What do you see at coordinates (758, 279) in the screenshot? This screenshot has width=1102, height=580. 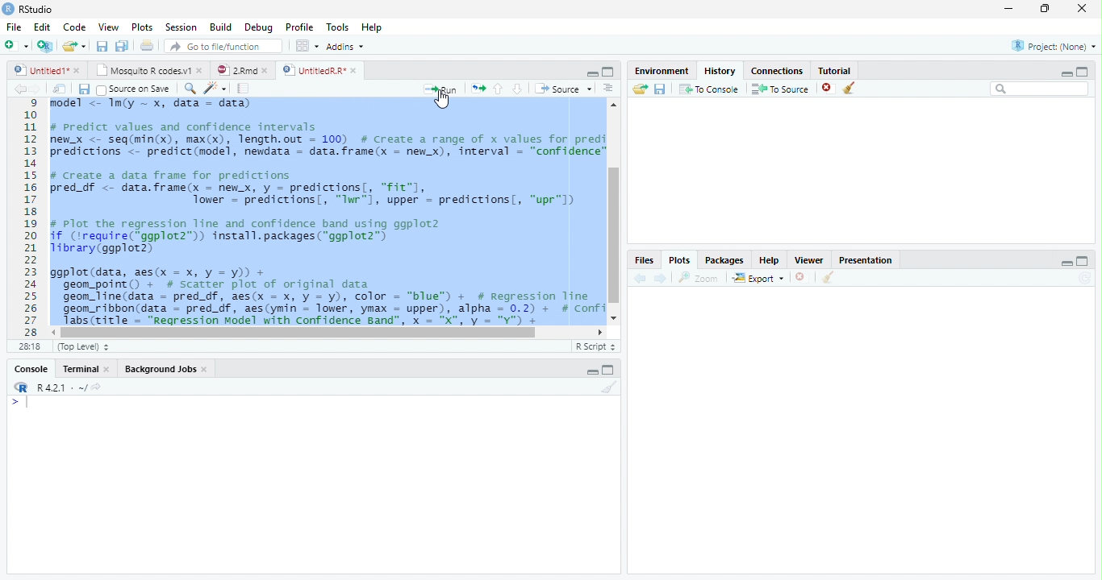 I see `Export` at bounding box center [758, 279].